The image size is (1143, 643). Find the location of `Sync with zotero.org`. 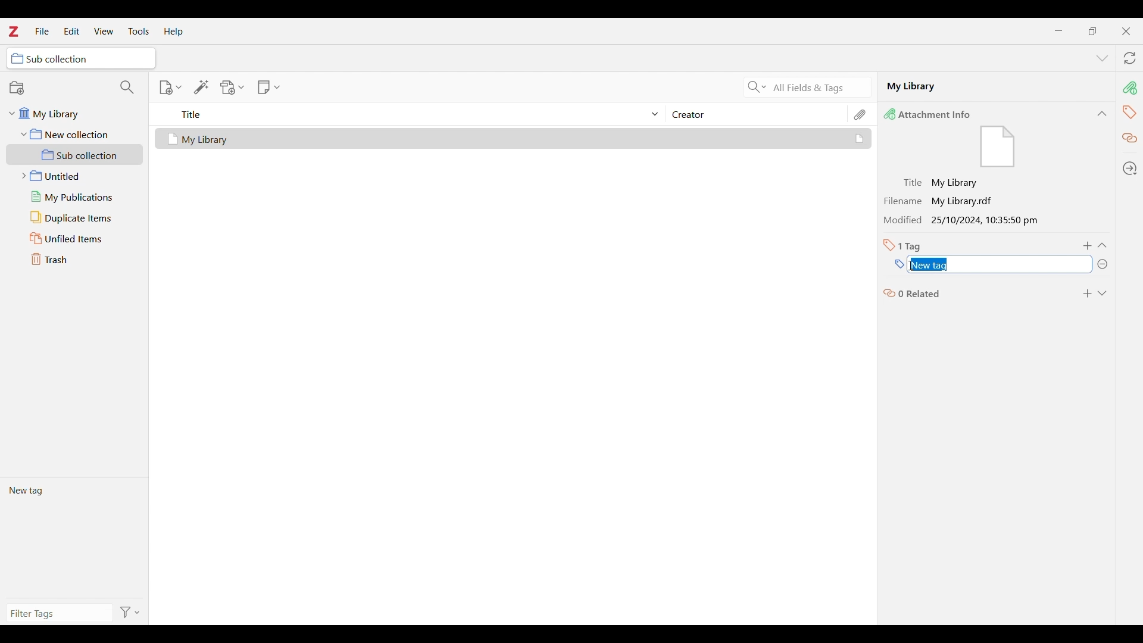

Sync with zotero.org is located at coordinates (1130, 58).